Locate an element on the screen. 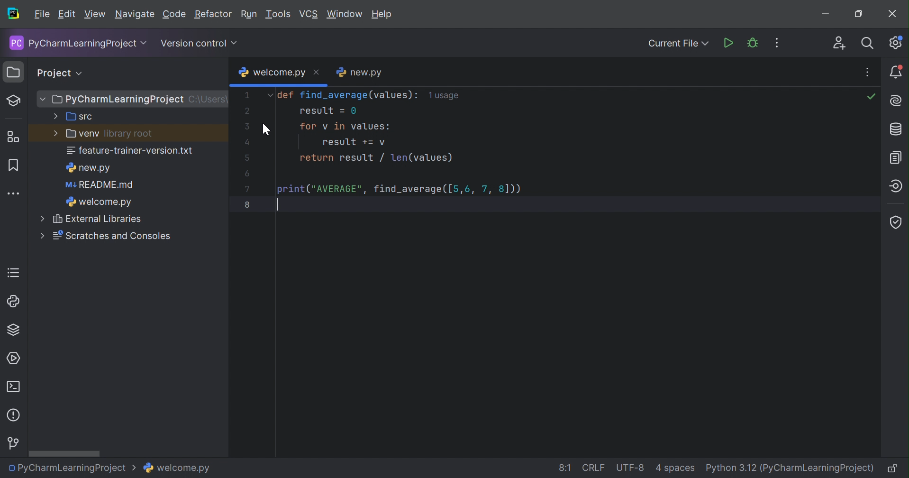  4 spaces is located at coordinates (676, 468).